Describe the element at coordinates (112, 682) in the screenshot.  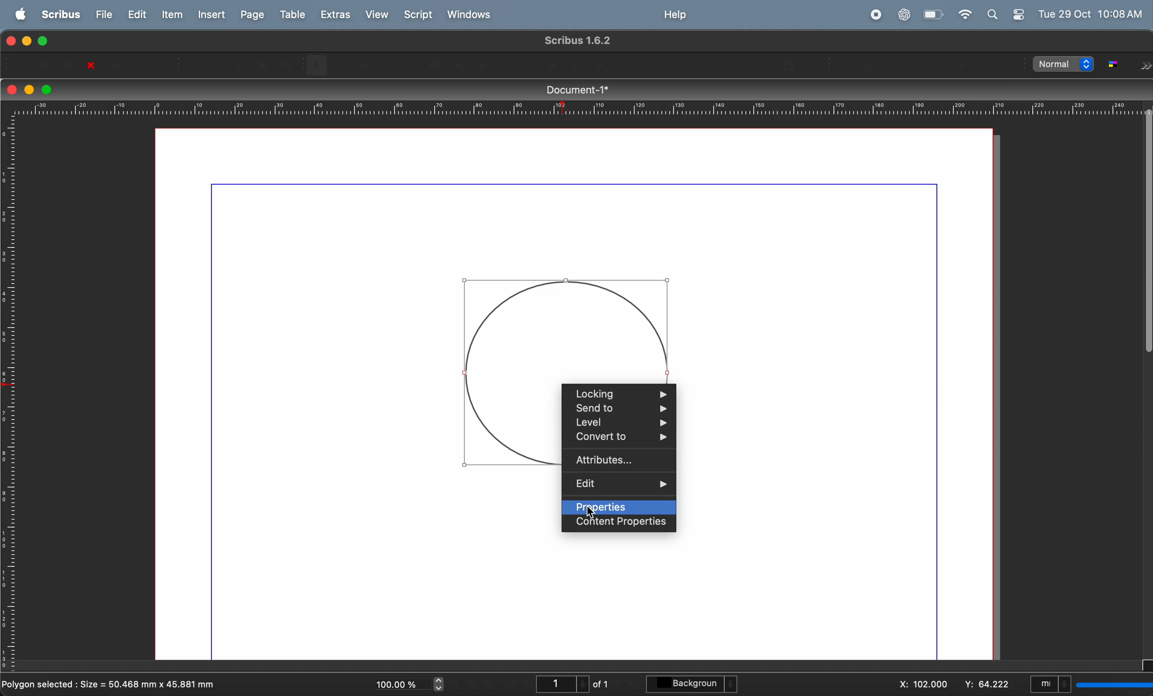
I see `polygon selected` at that location.